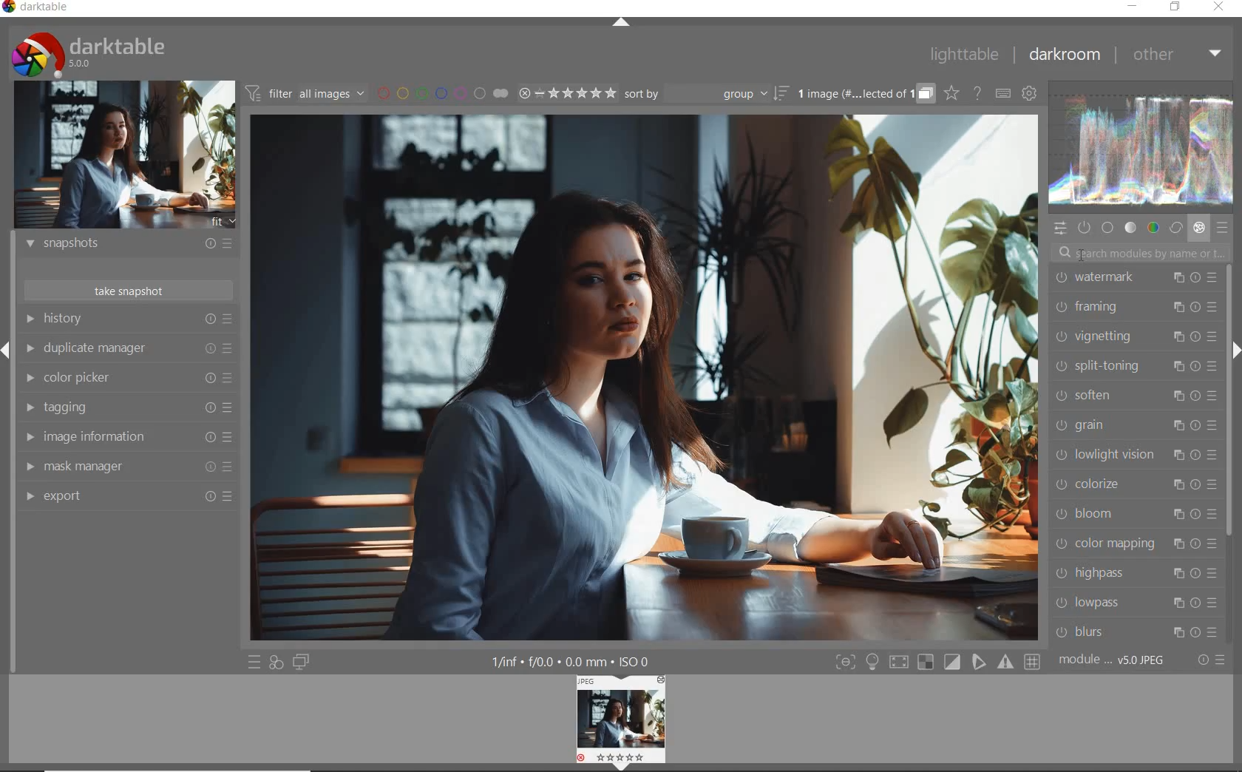 The height and width of the screenshot is (772, 1242). I want to click on waveform, so click(1141, 148).